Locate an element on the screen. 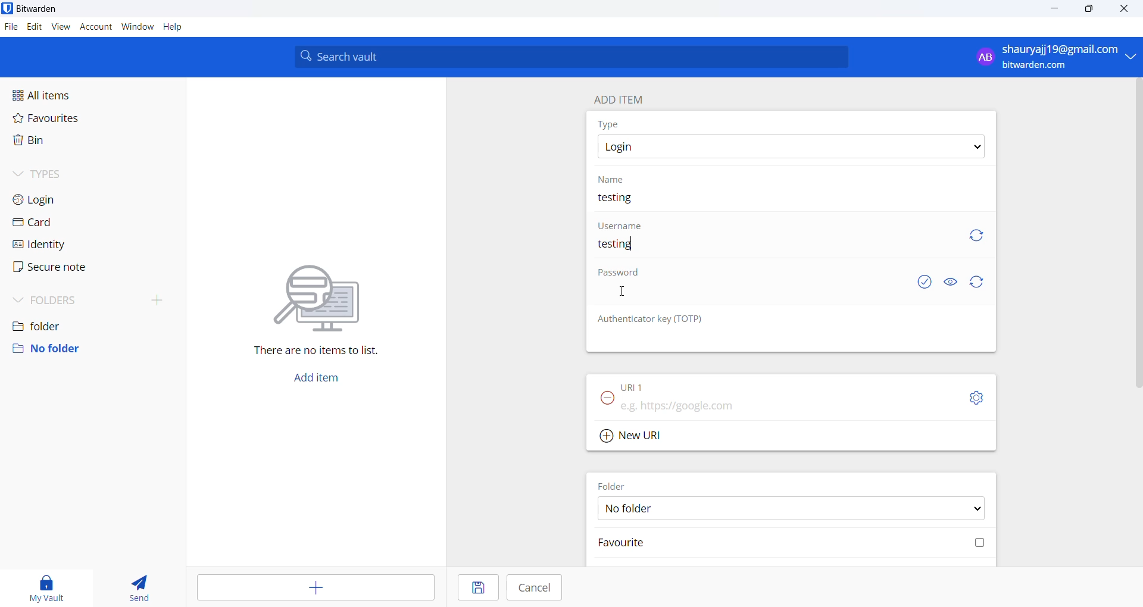  search bar is located at coordinates (571, 56).